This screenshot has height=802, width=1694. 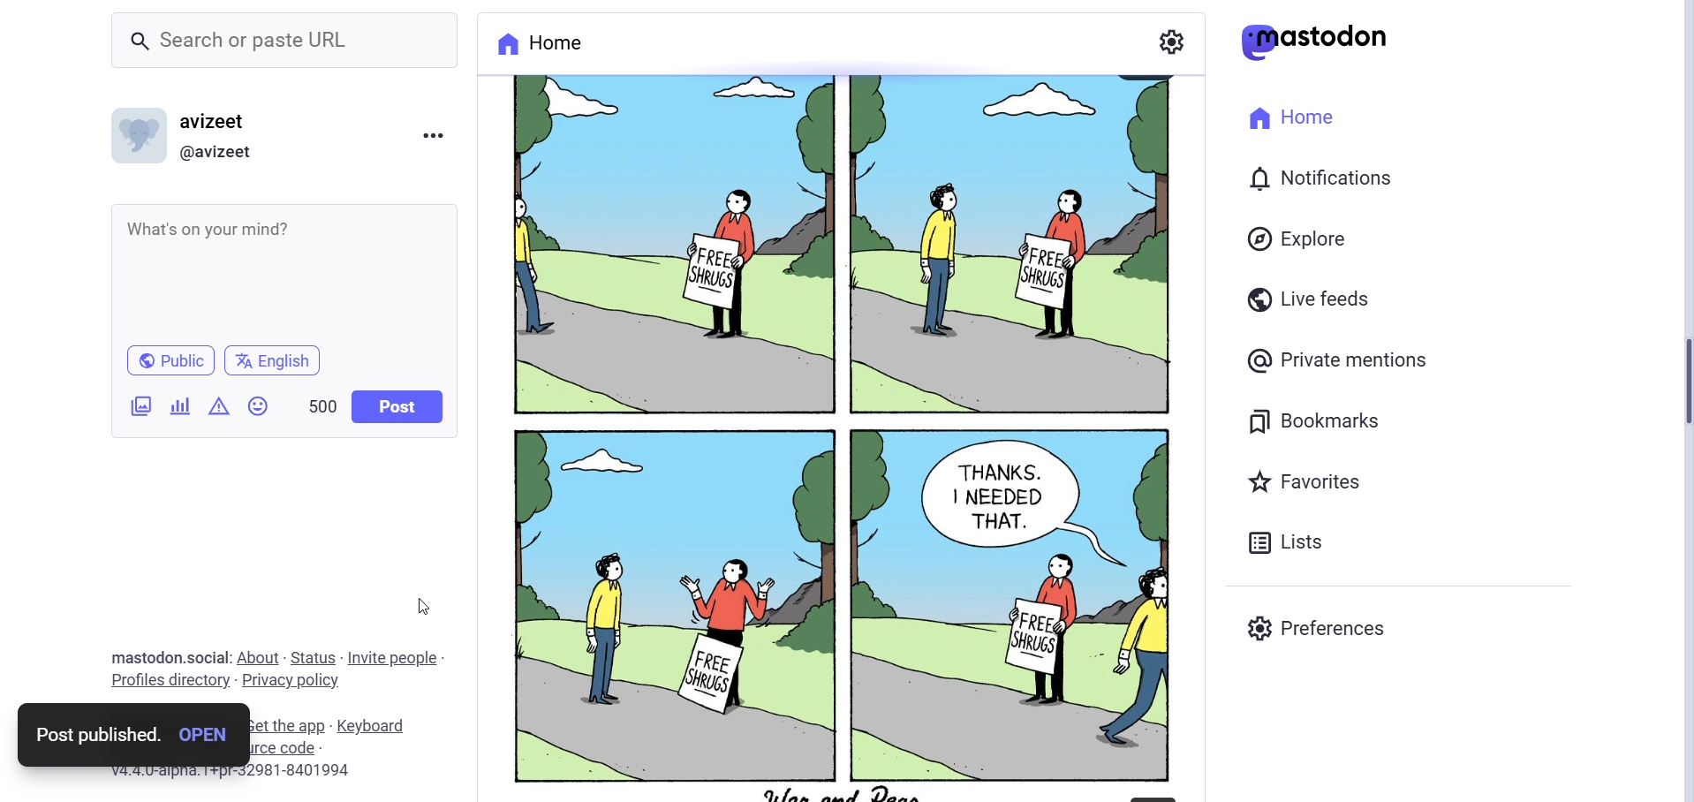 What do you see at coordinates (219, 408) in the screenshot?
I see `Content Warning` at bounding box center [219, 408].